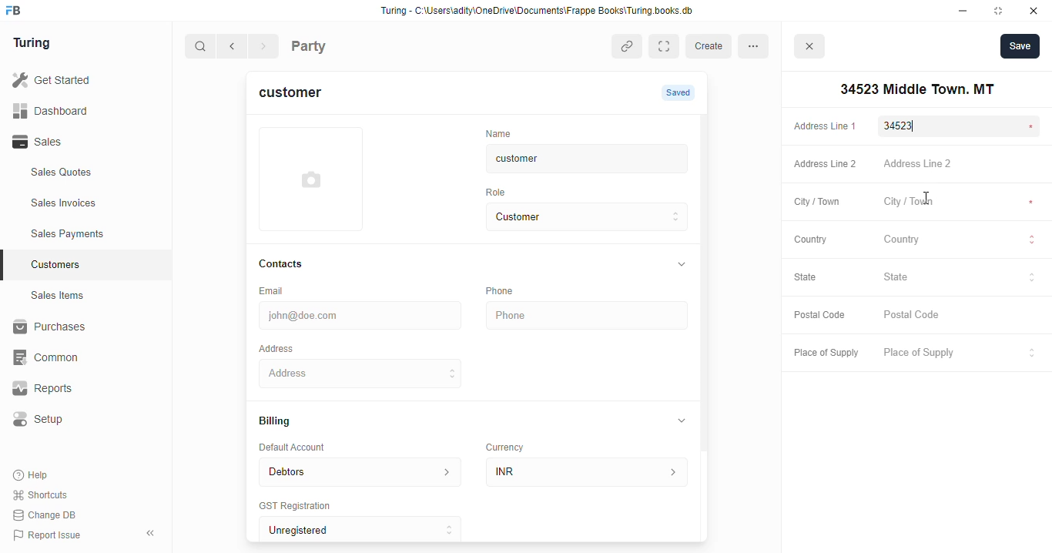 This screenshot has height=553, width=1052. I want to click on Report Issue, so click(50, 534).